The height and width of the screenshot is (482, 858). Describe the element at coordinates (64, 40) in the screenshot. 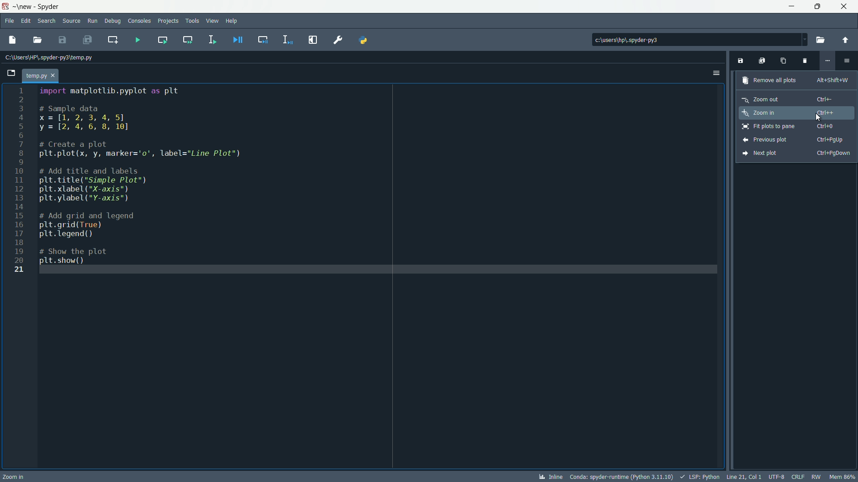

I see `save file` at that location.